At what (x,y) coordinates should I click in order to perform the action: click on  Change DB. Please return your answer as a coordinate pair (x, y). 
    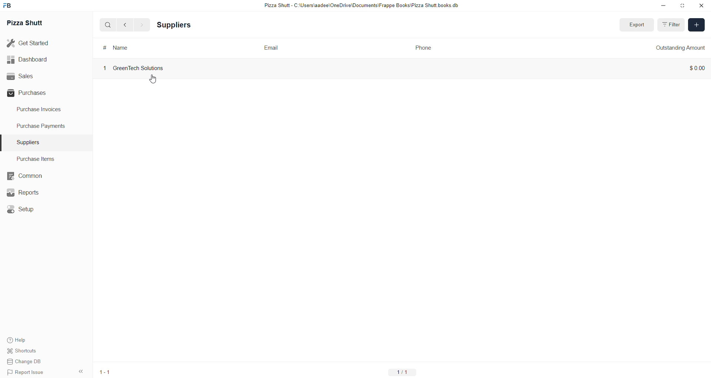
    Looking at the image, I should click on (27, 362).